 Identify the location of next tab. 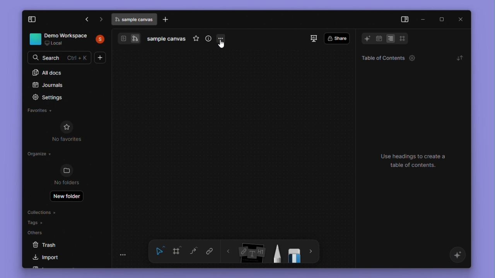
(101, 19).